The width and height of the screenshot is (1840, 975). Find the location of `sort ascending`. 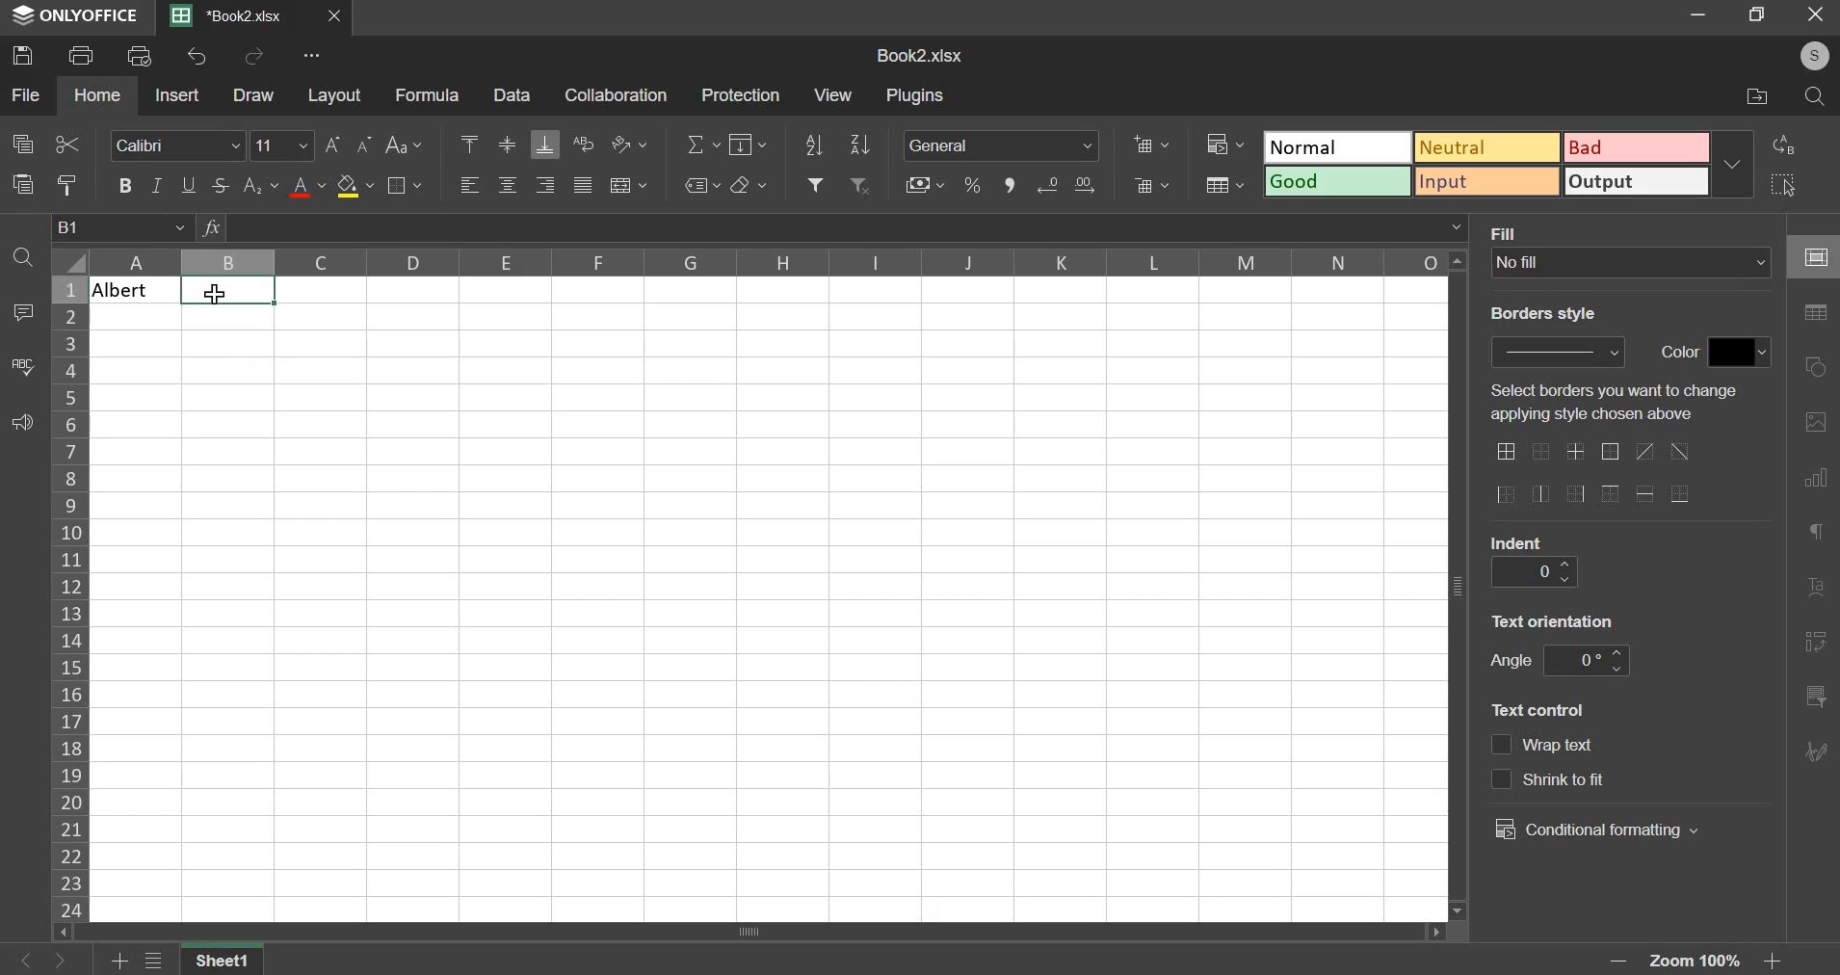

sort ascending is located at coordinates (814, 145).